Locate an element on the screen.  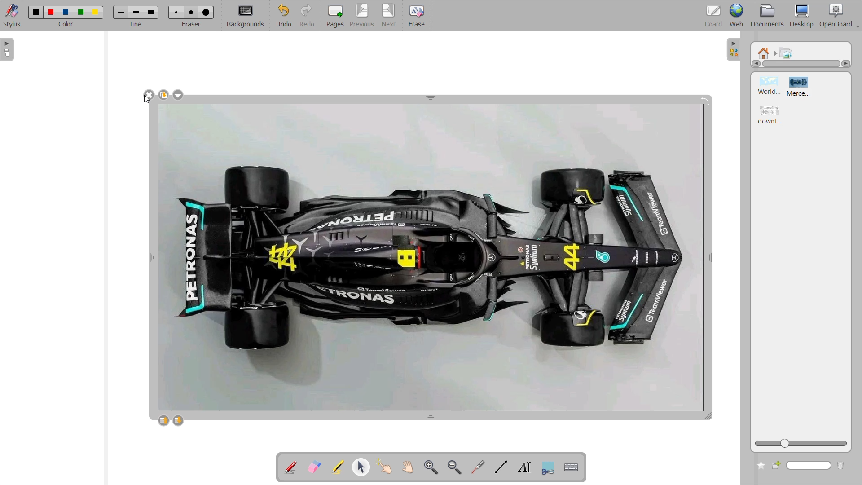
web is located at coordinates (736, 15).